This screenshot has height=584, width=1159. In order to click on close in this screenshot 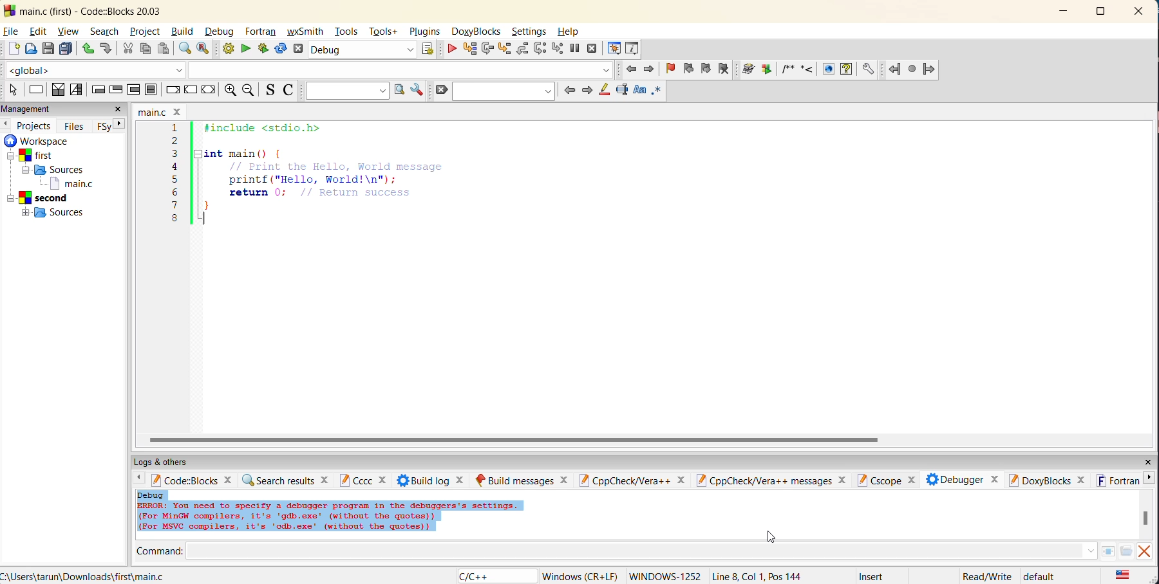, I will do `click(1145, 462)`.